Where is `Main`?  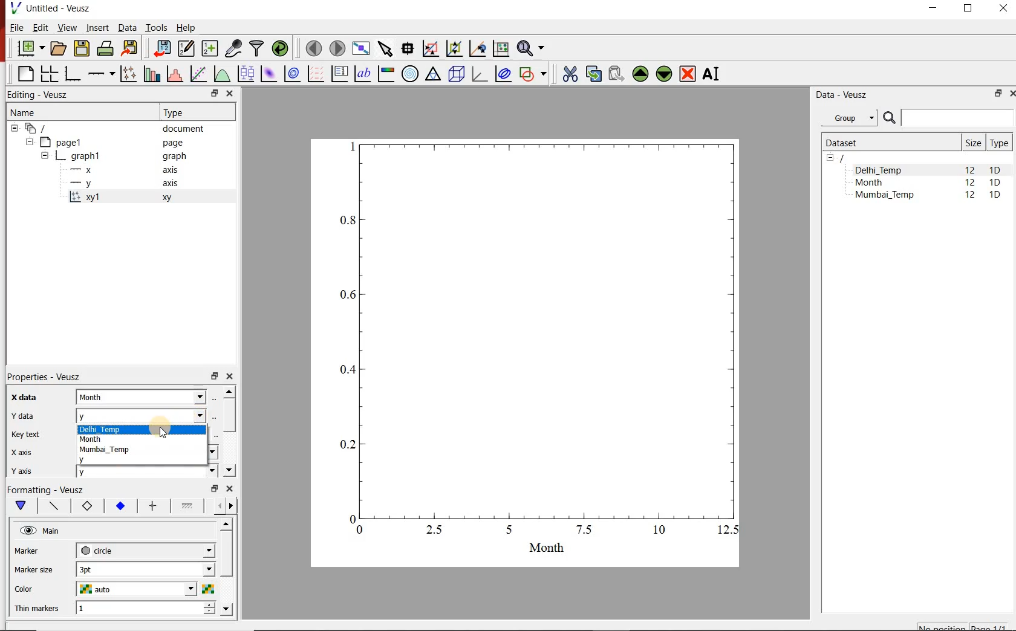 Main is located at coordinates (41, 531).